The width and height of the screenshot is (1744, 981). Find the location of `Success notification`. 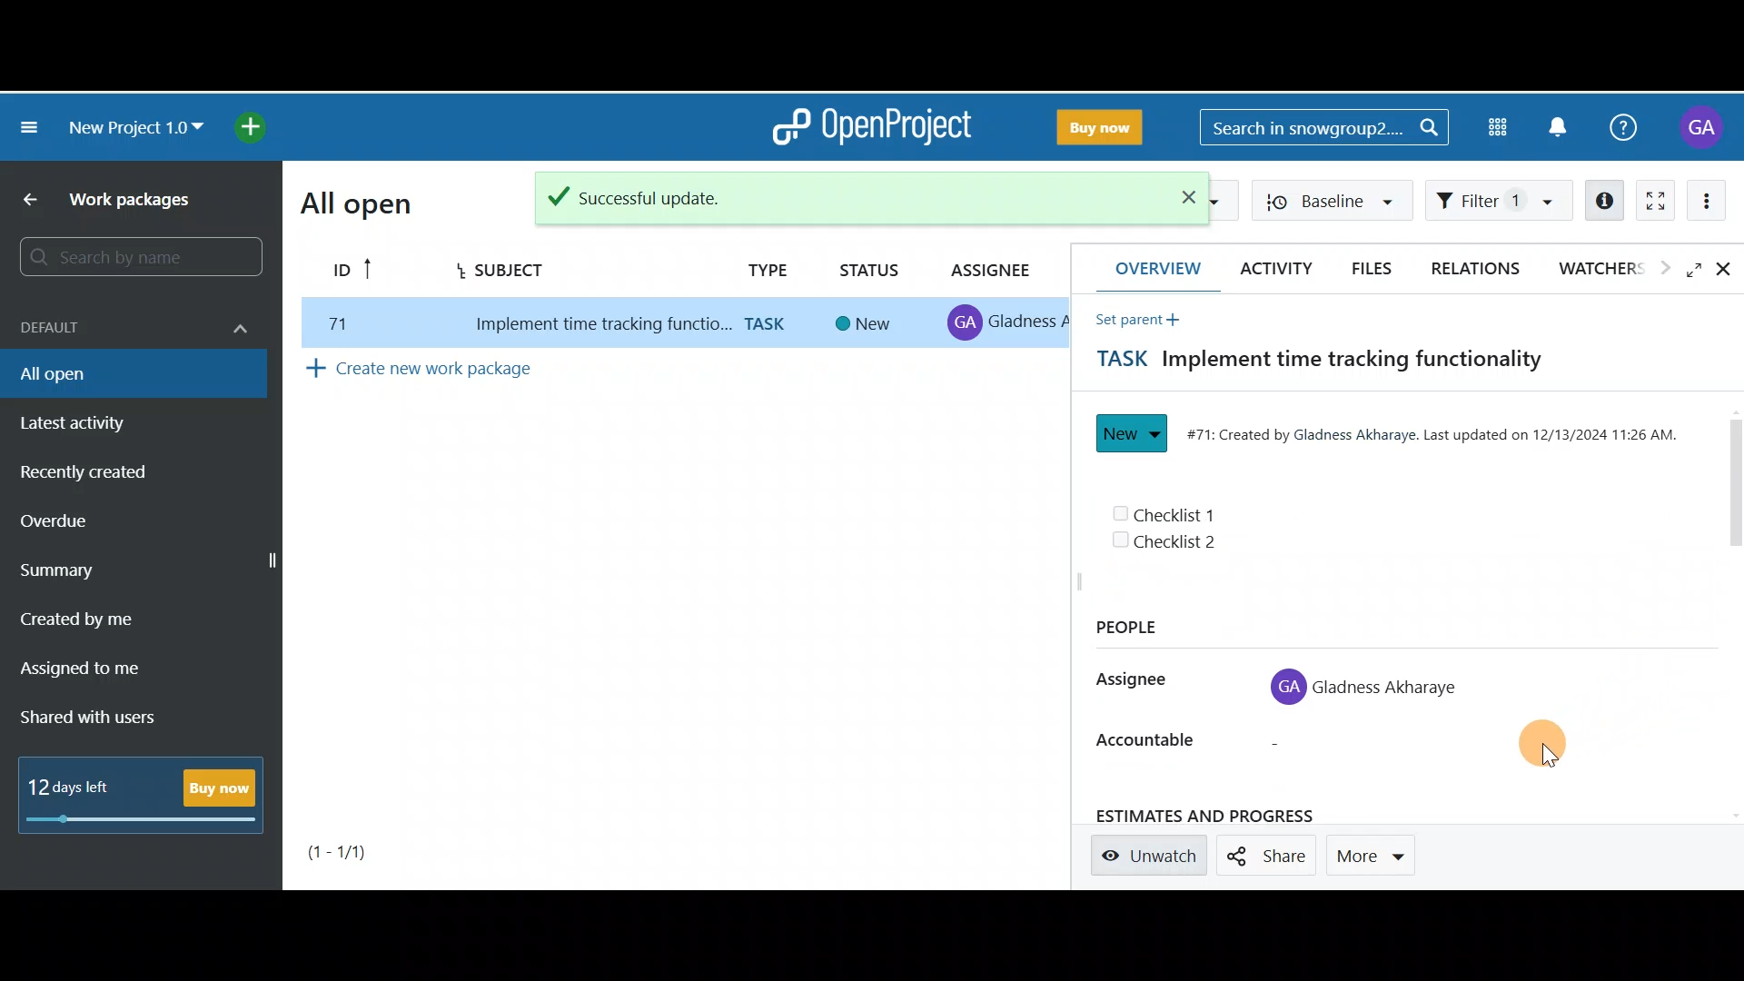

Success notification is located at coordinates (872, 197).